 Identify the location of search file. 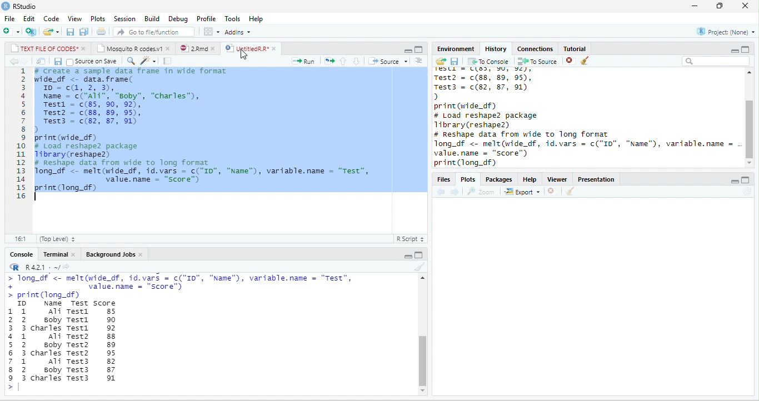
(153, 32).